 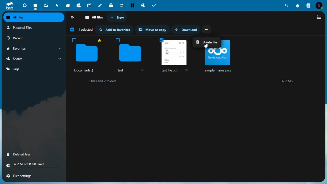 What do you see at coordinates (173, 55) in the screenshot?
I see `Selected files` at bounding box center [173, 55].